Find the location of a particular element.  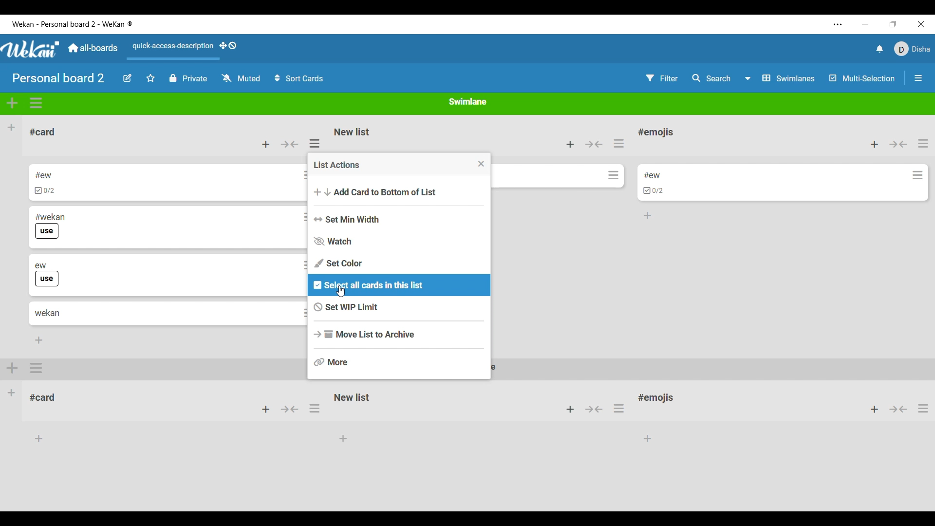

Name of current Swimlane is located at coordinates (468, 101).